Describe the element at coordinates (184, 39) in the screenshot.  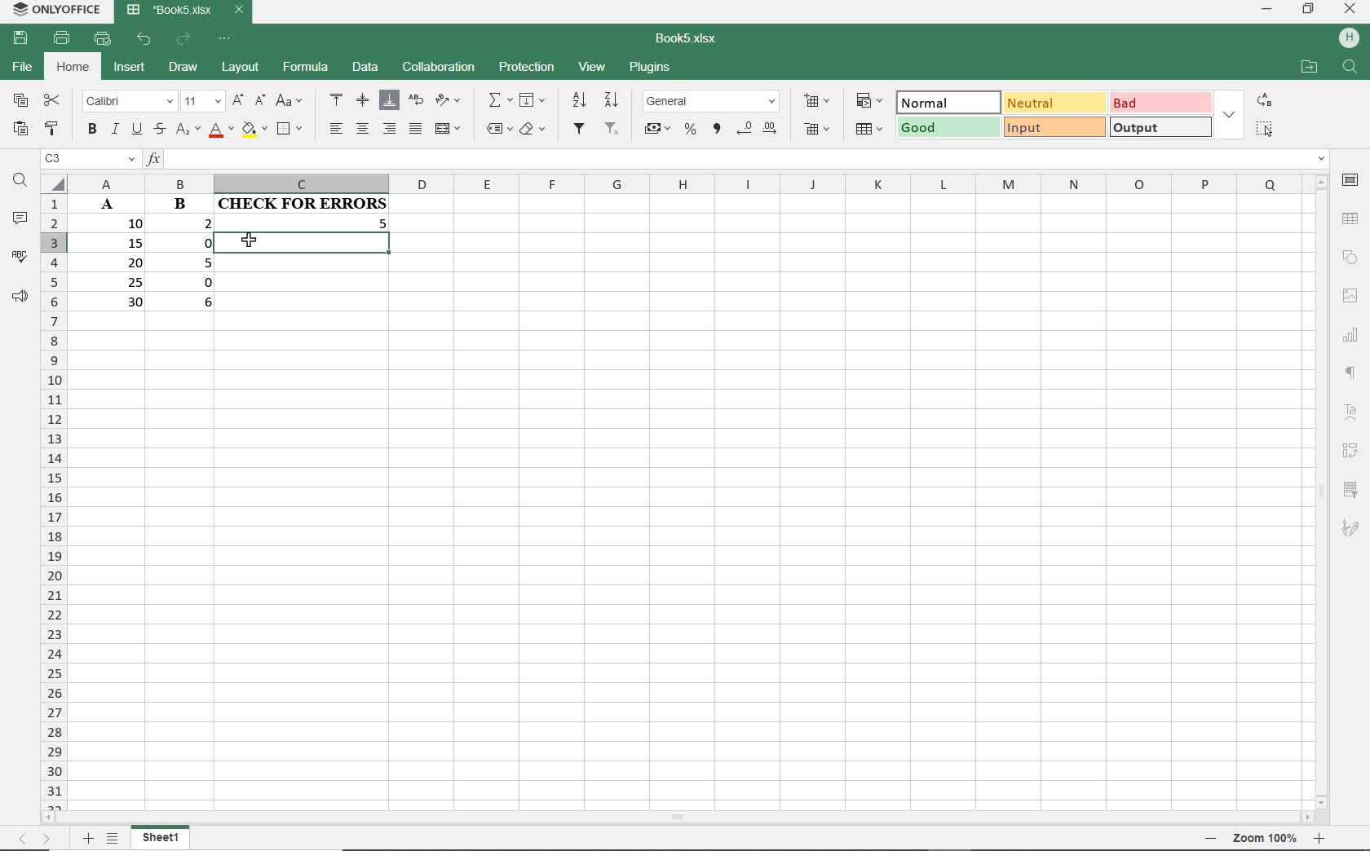
I see `REDO` at that location.